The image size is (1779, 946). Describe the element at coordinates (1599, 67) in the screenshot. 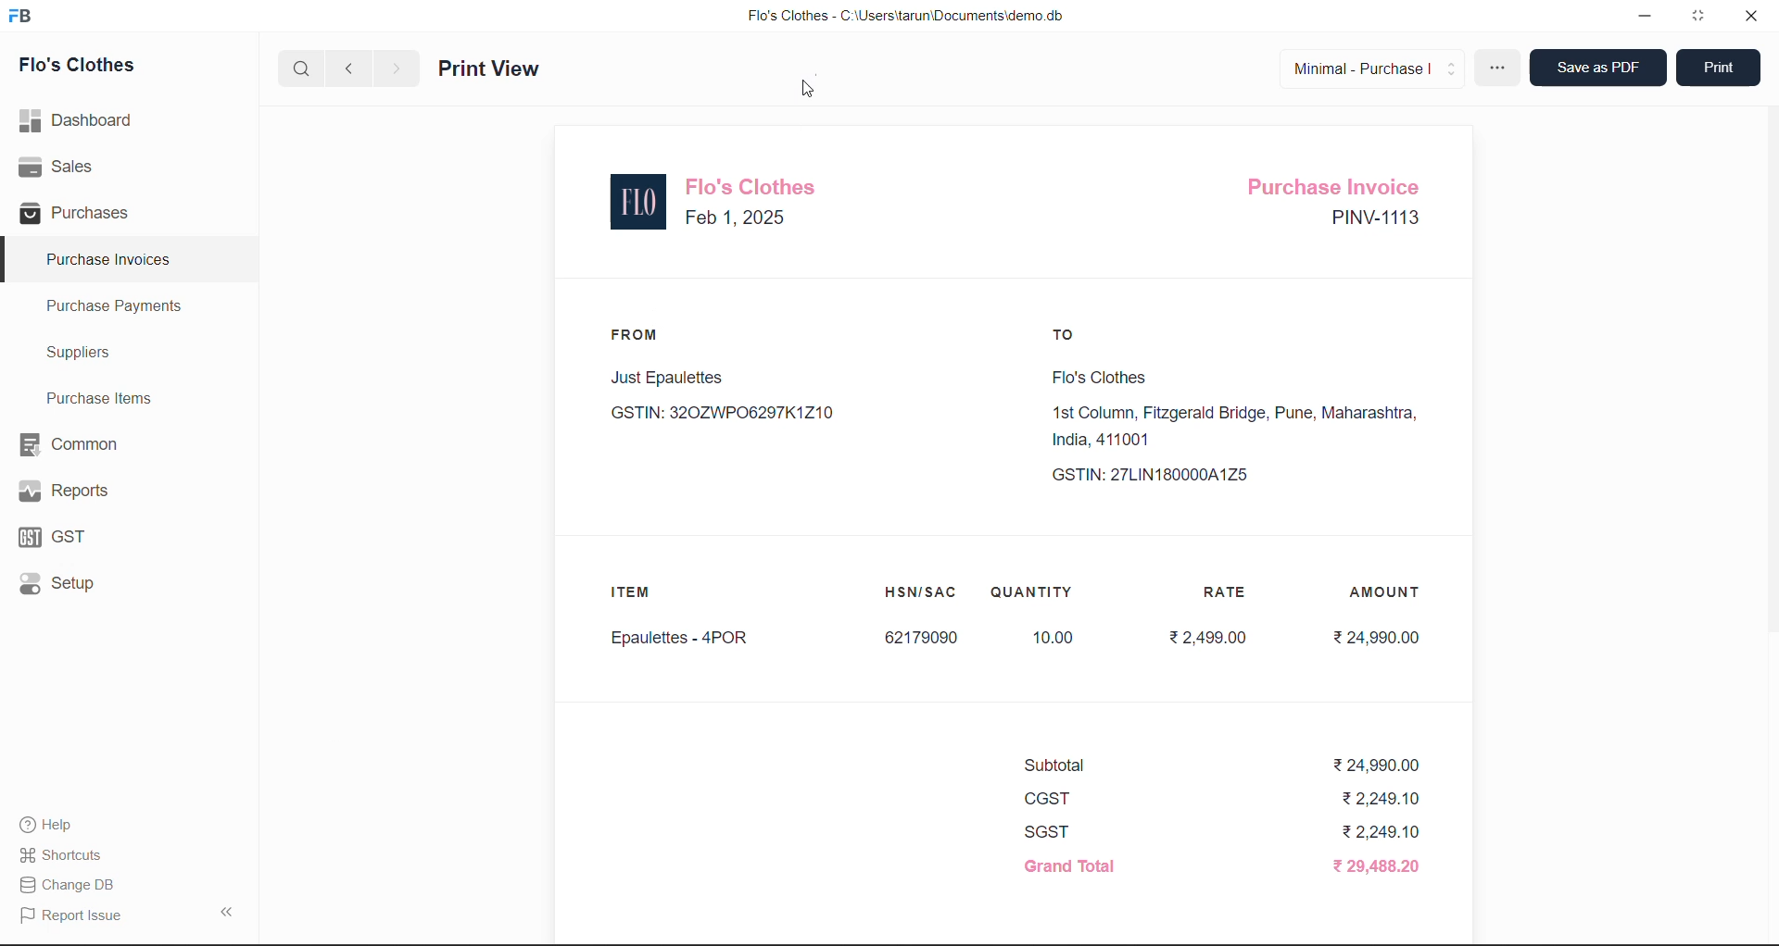

I see `Save as PDF` at that location.